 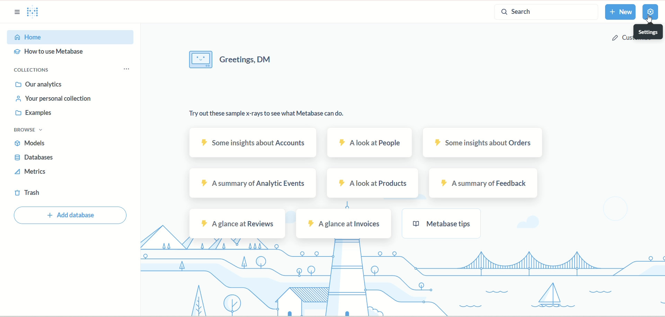 What do you see at coordinates (32, 70) in the screenshot?
I see `collections` at bounding box center [32, 70].